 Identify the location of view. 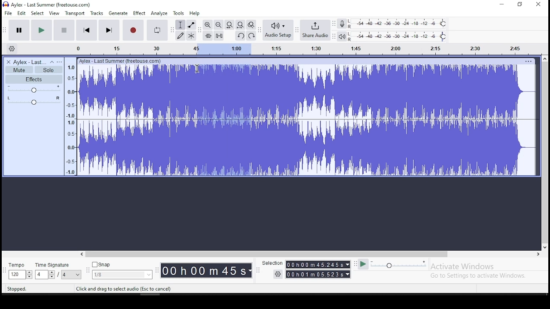
(55, 13).